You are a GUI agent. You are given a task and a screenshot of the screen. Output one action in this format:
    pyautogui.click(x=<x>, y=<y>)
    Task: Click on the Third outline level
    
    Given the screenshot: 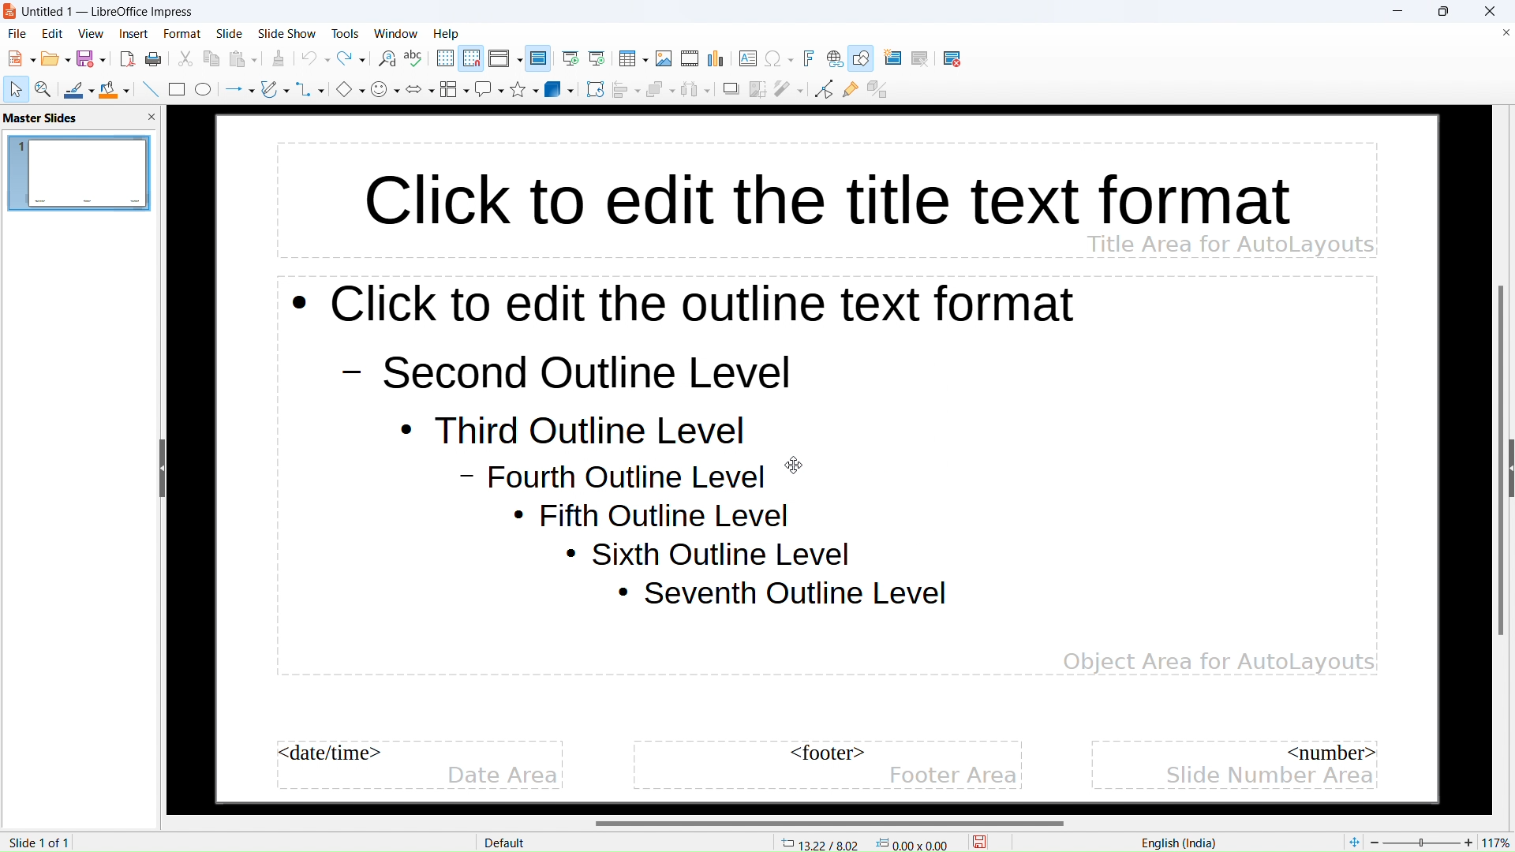 What is the action you would take?
    pyautogui.click(x=565, y=428)
    